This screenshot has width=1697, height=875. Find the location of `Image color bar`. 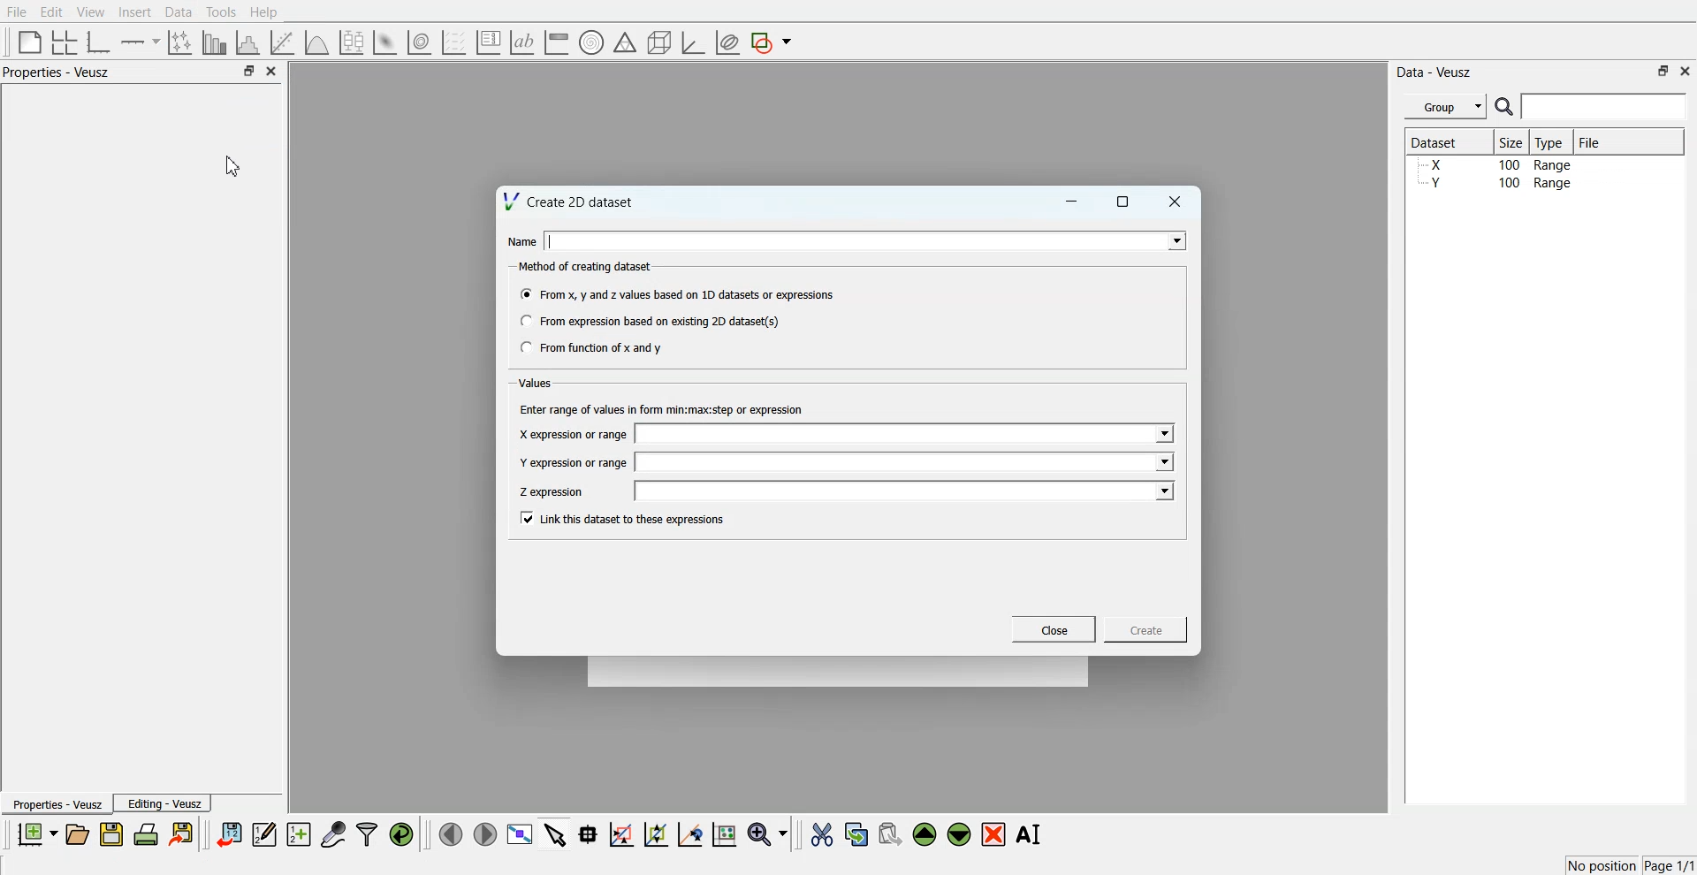

Image color bar is located at coordinates (557, 42).